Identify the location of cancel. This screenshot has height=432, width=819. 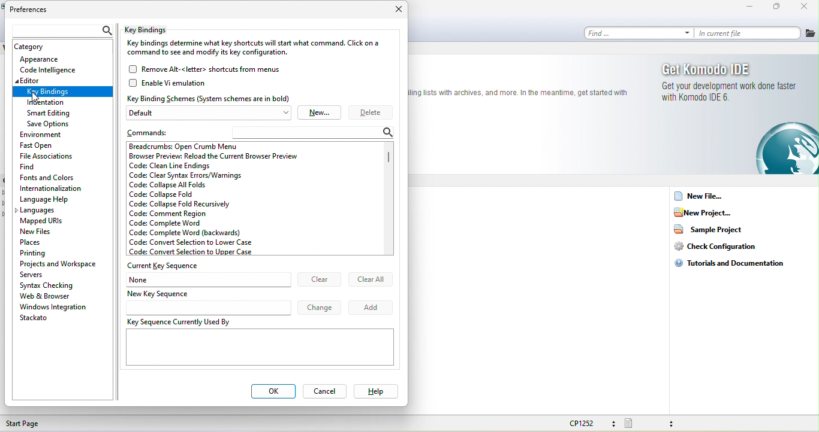
(324, 391).